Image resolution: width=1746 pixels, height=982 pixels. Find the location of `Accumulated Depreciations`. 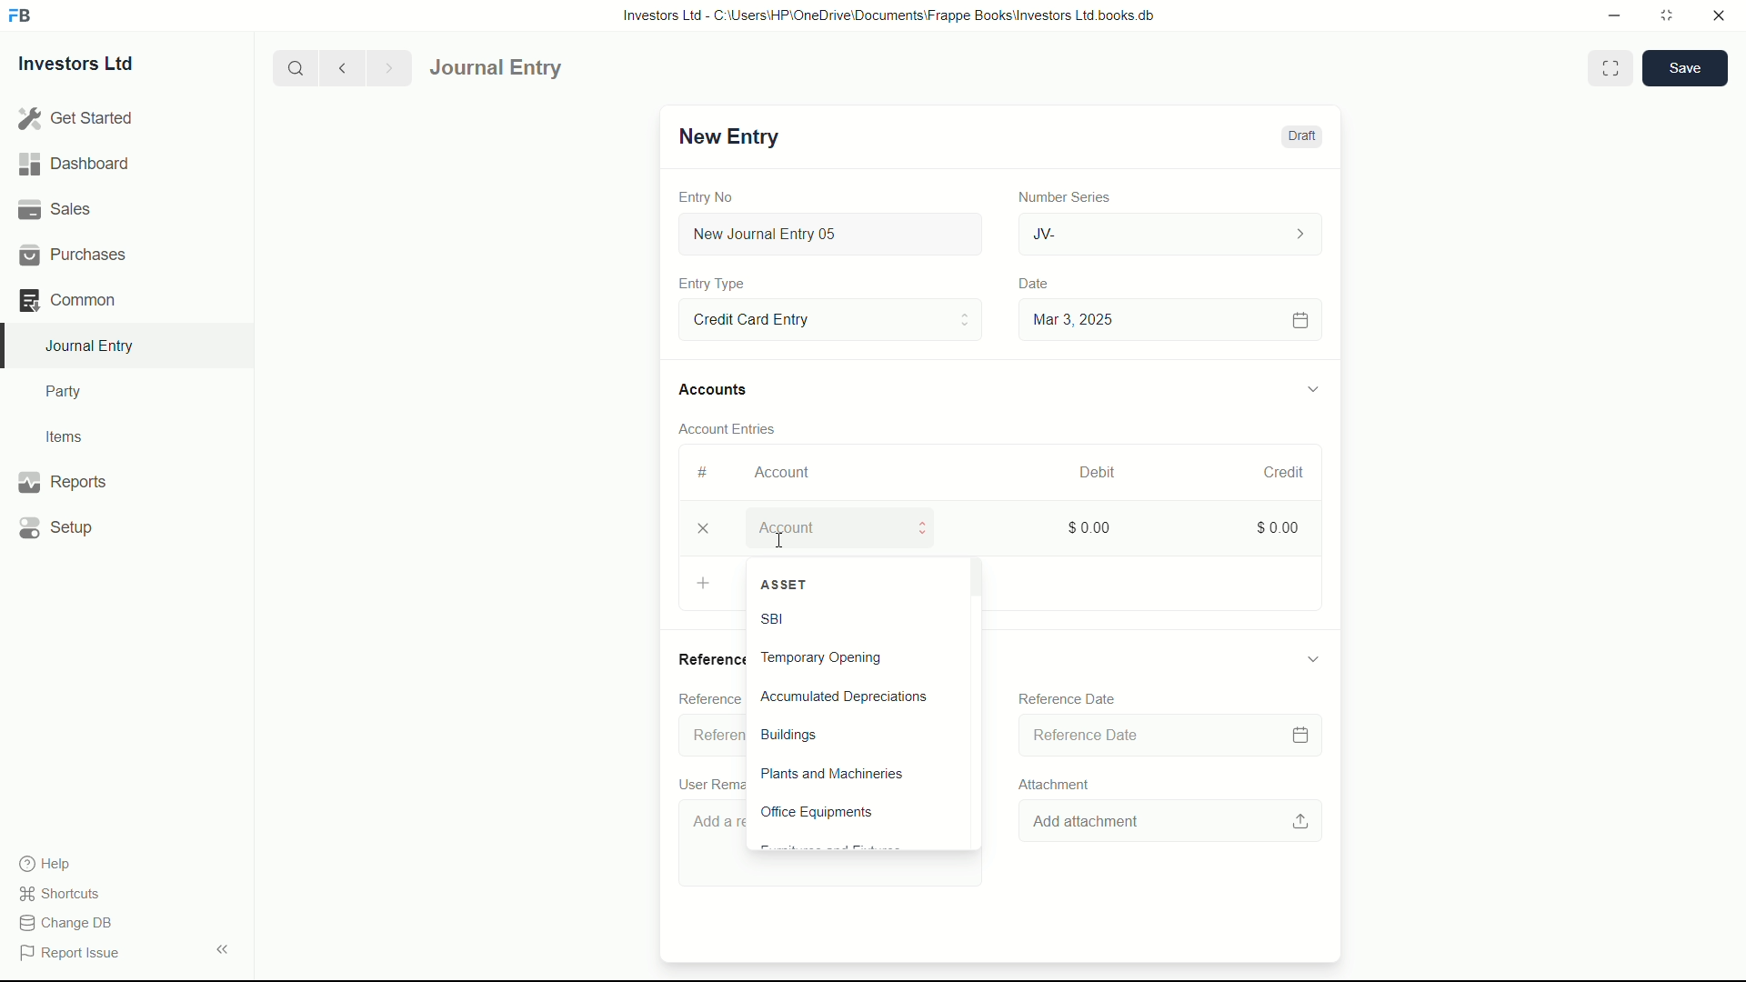

Accumulated Depreciations is located at coordinates (857, 696).